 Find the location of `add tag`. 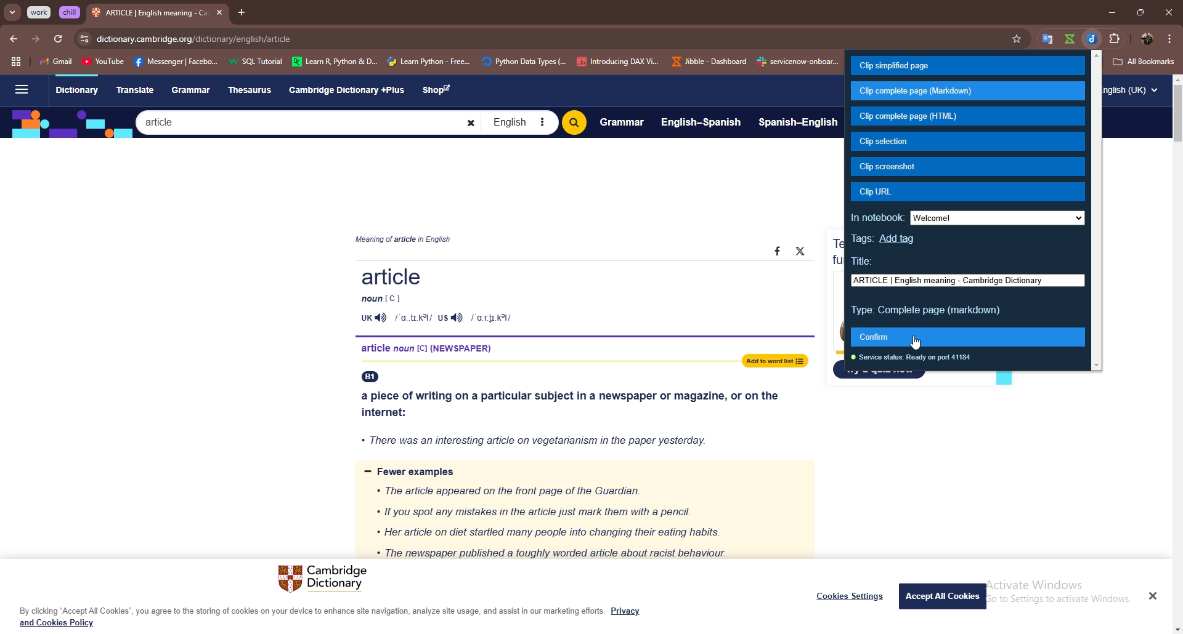

add tag is located at coordinates (897, 239).